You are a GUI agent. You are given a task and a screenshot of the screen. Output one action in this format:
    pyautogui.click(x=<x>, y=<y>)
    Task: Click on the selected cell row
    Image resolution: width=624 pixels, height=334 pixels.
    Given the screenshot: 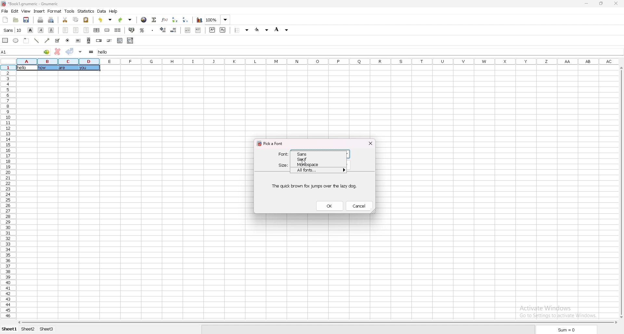 What is the action you would take?
    pyautogui.click(x=8, y=67)
    